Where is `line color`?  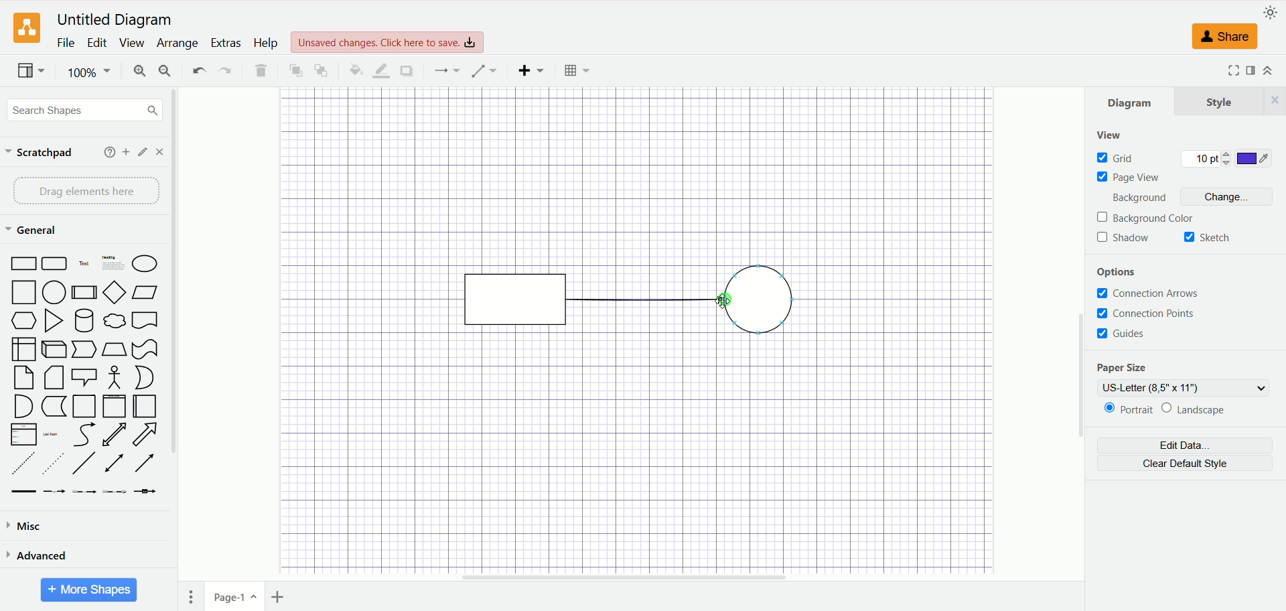 line color is located at coordinates (382, 71).